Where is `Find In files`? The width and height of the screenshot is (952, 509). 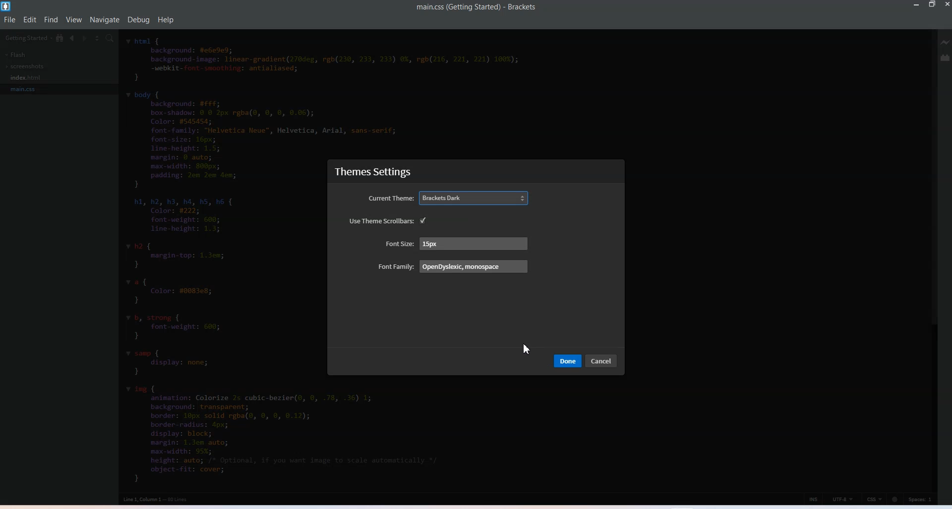 Find In files is located at coordinates (111, 39).